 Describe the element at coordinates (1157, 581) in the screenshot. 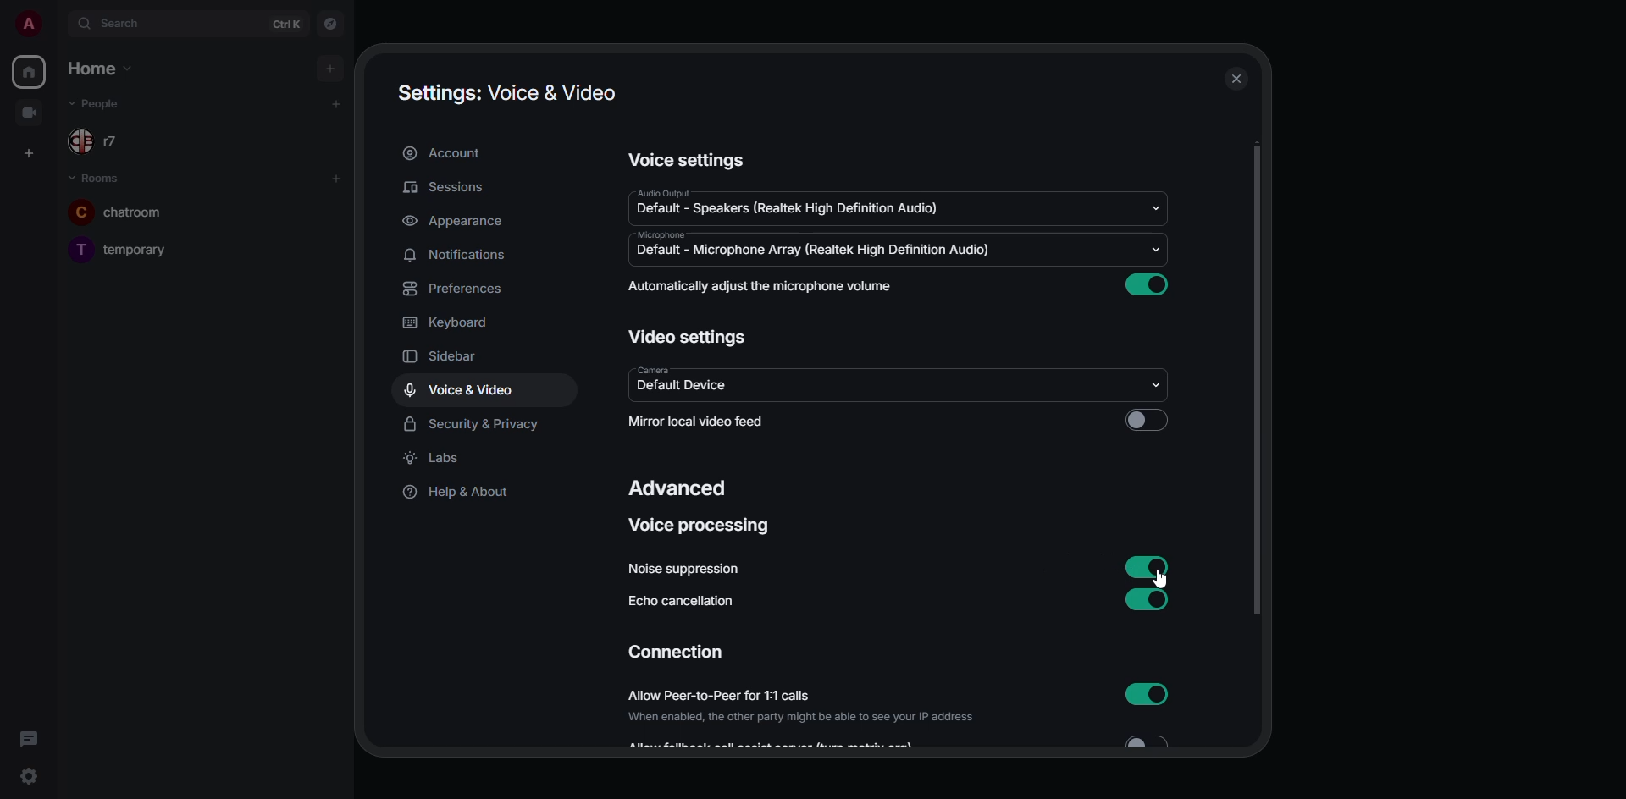

I see `cursor` at that location.